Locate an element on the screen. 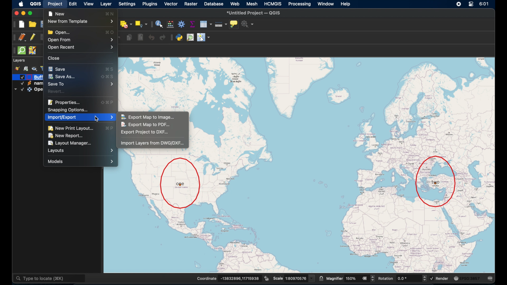 Image resolution: width=507 pixels, height=285 pixels. mesh is located at coordinates (252, 3).